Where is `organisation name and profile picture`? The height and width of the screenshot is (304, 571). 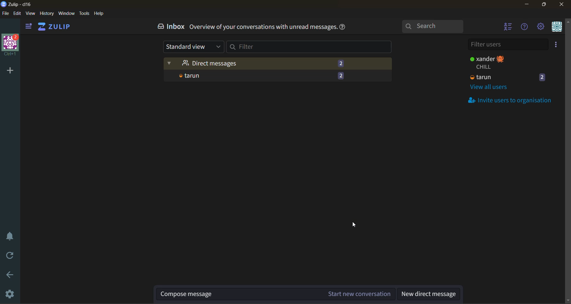 organisation name and profile picture is located at coordinates (9, 46).